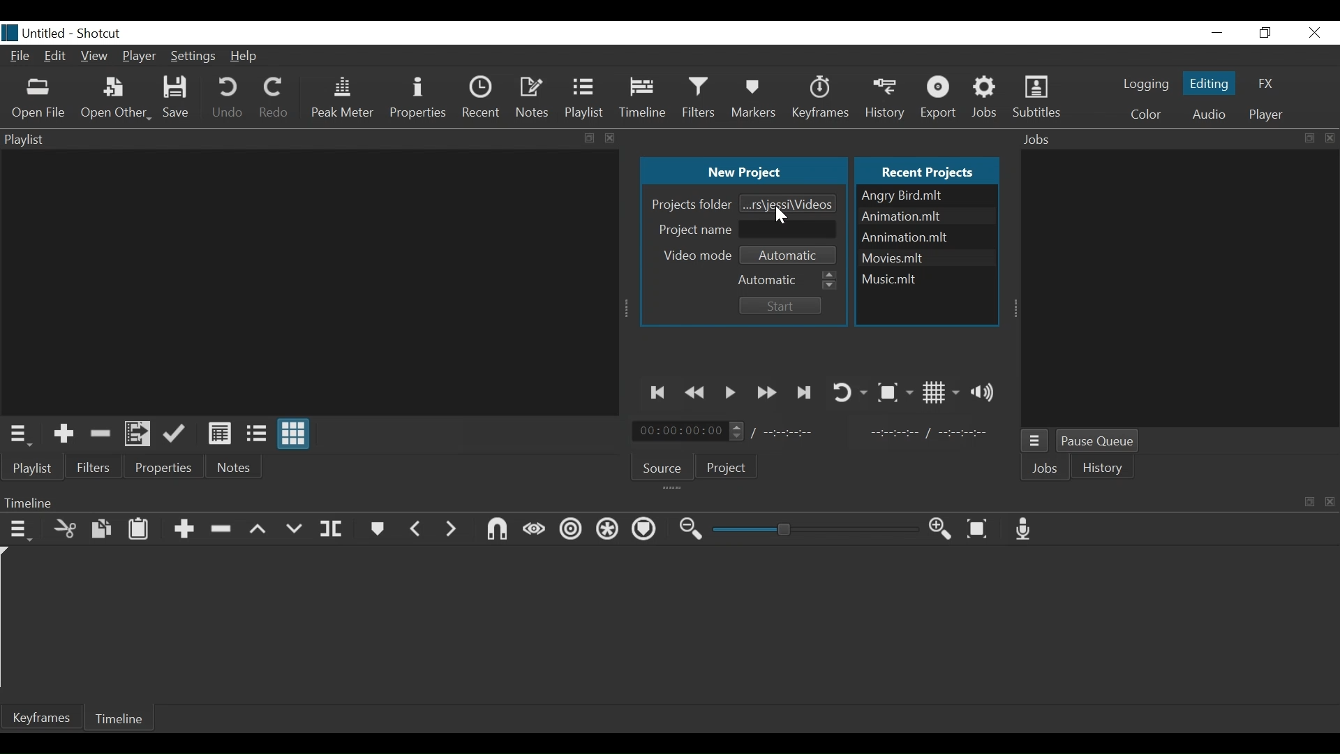 Image resolution: width=1340 pixels, height=754 pixels. Describe the element at coordinates (256, 434) in the screenshot. I see `View as file` at that location.